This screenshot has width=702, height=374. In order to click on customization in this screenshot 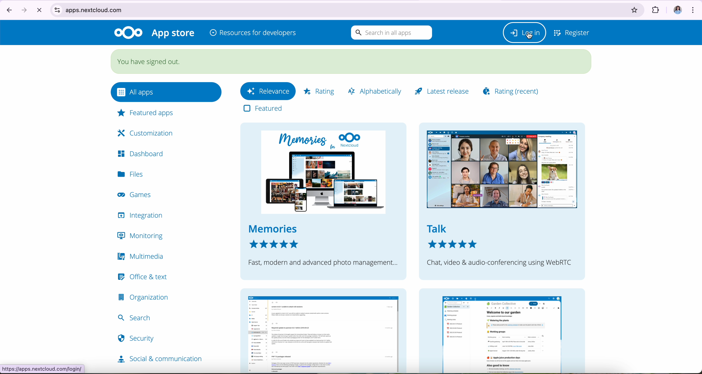, I will do `click(147, 132)`.